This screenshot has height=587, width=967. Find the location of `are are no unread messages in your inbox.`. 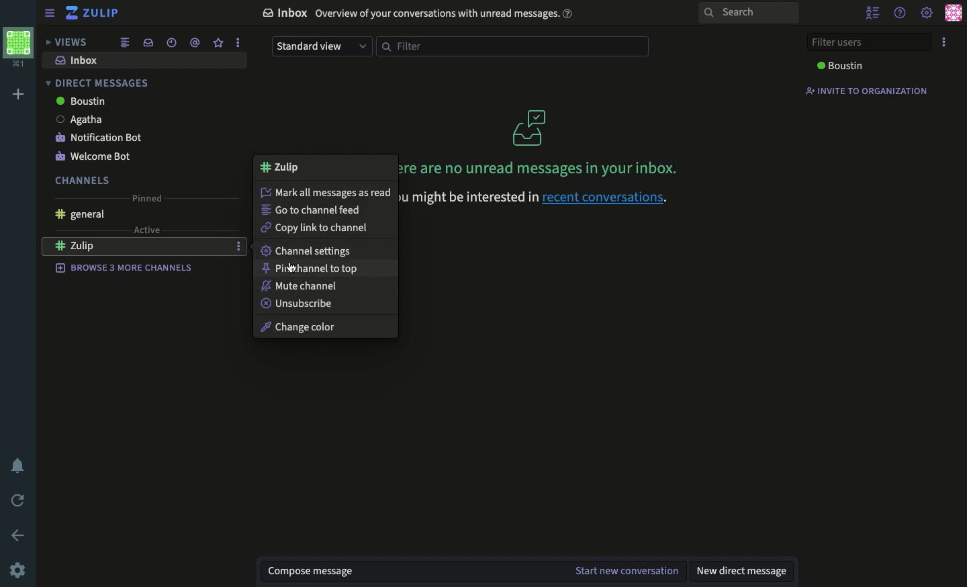

are are no unread messages in your inbox. is located at coordinates (540, 142).